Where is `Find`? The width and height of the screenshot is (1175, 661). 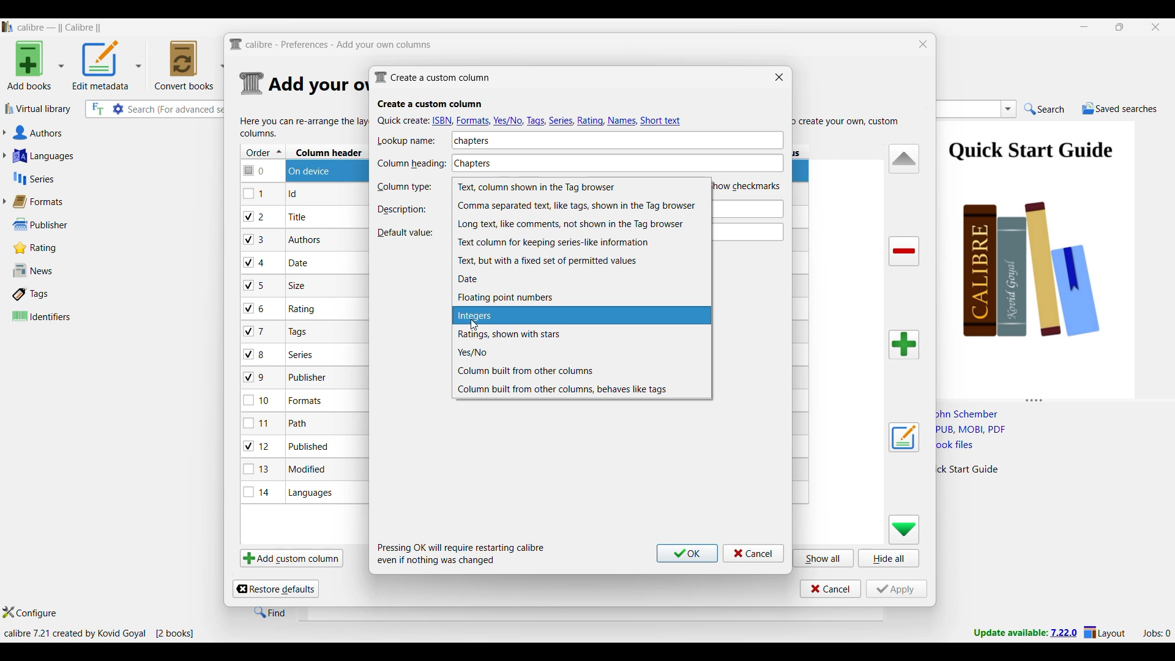
Find is located at coordinates (270, 612).